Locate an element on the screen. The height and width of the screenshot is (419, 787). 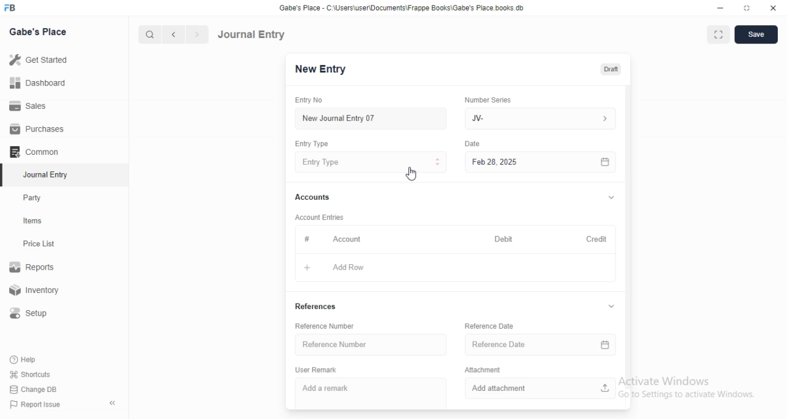
Debit is located at coordinates (501, 238).